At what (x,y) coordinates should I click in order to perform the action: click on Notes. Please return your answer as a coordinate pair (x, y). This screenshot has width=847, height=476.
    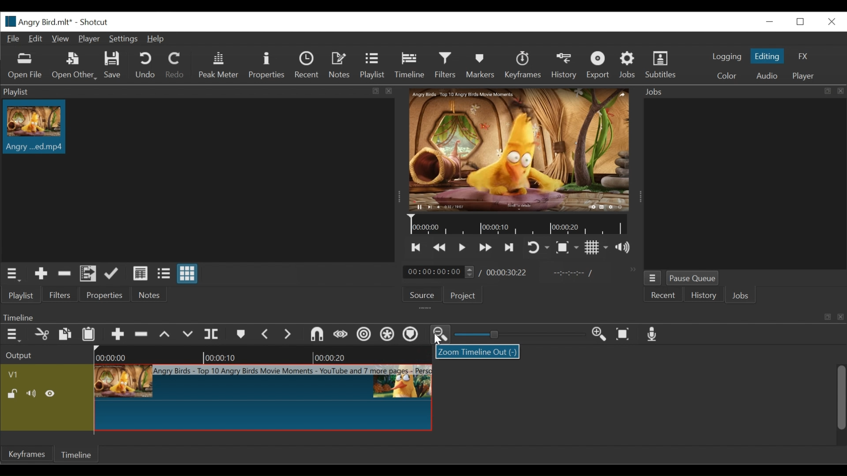
    Looking at the image, I should click on (148, 295).